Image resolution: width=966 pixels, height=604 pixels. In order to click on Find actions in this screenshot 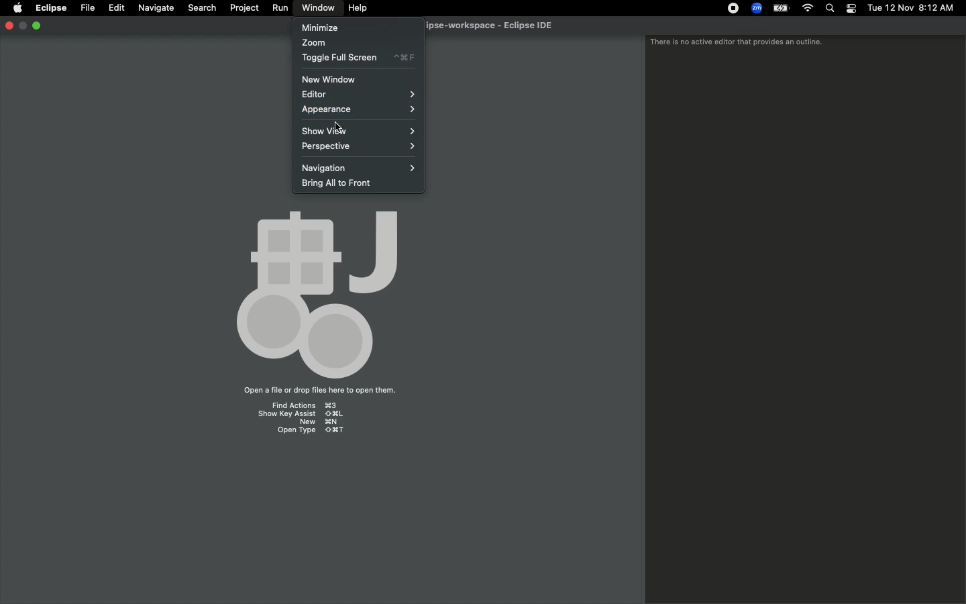, I will do `click(303, 404)`.